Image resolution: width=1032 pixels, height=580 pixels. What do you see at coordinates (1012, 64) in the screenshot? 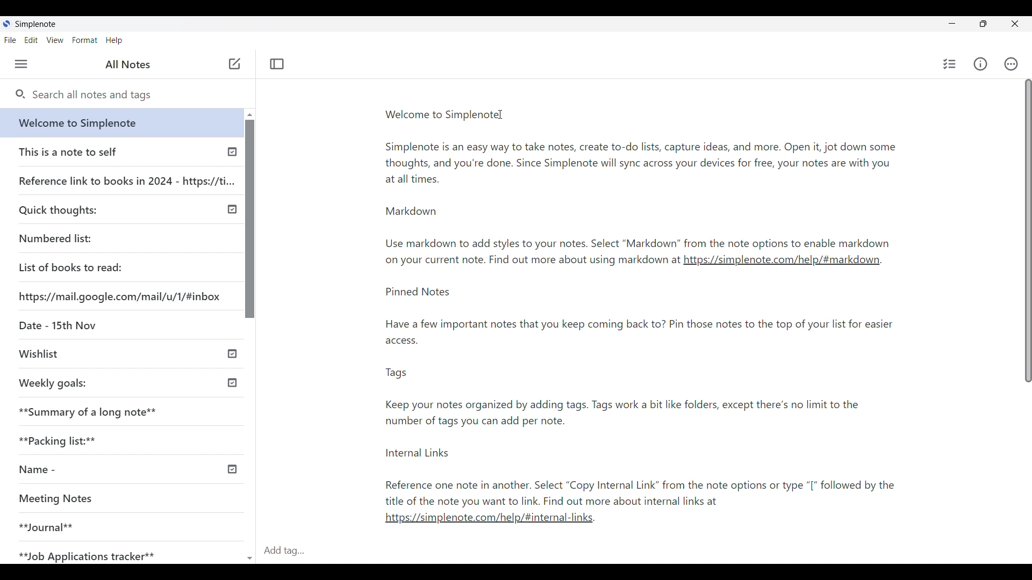
I see `Actions` at bounding box center [1012, 64].